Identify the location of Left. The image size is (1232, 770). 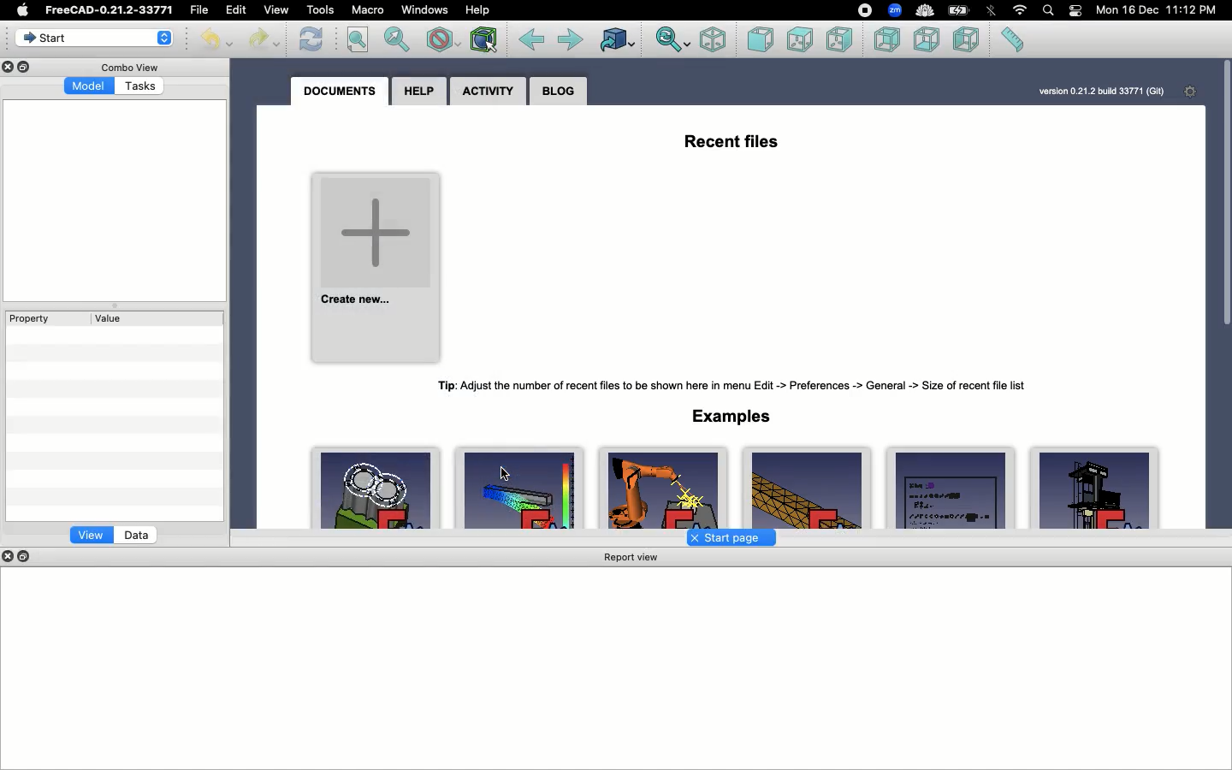
(968, 41).